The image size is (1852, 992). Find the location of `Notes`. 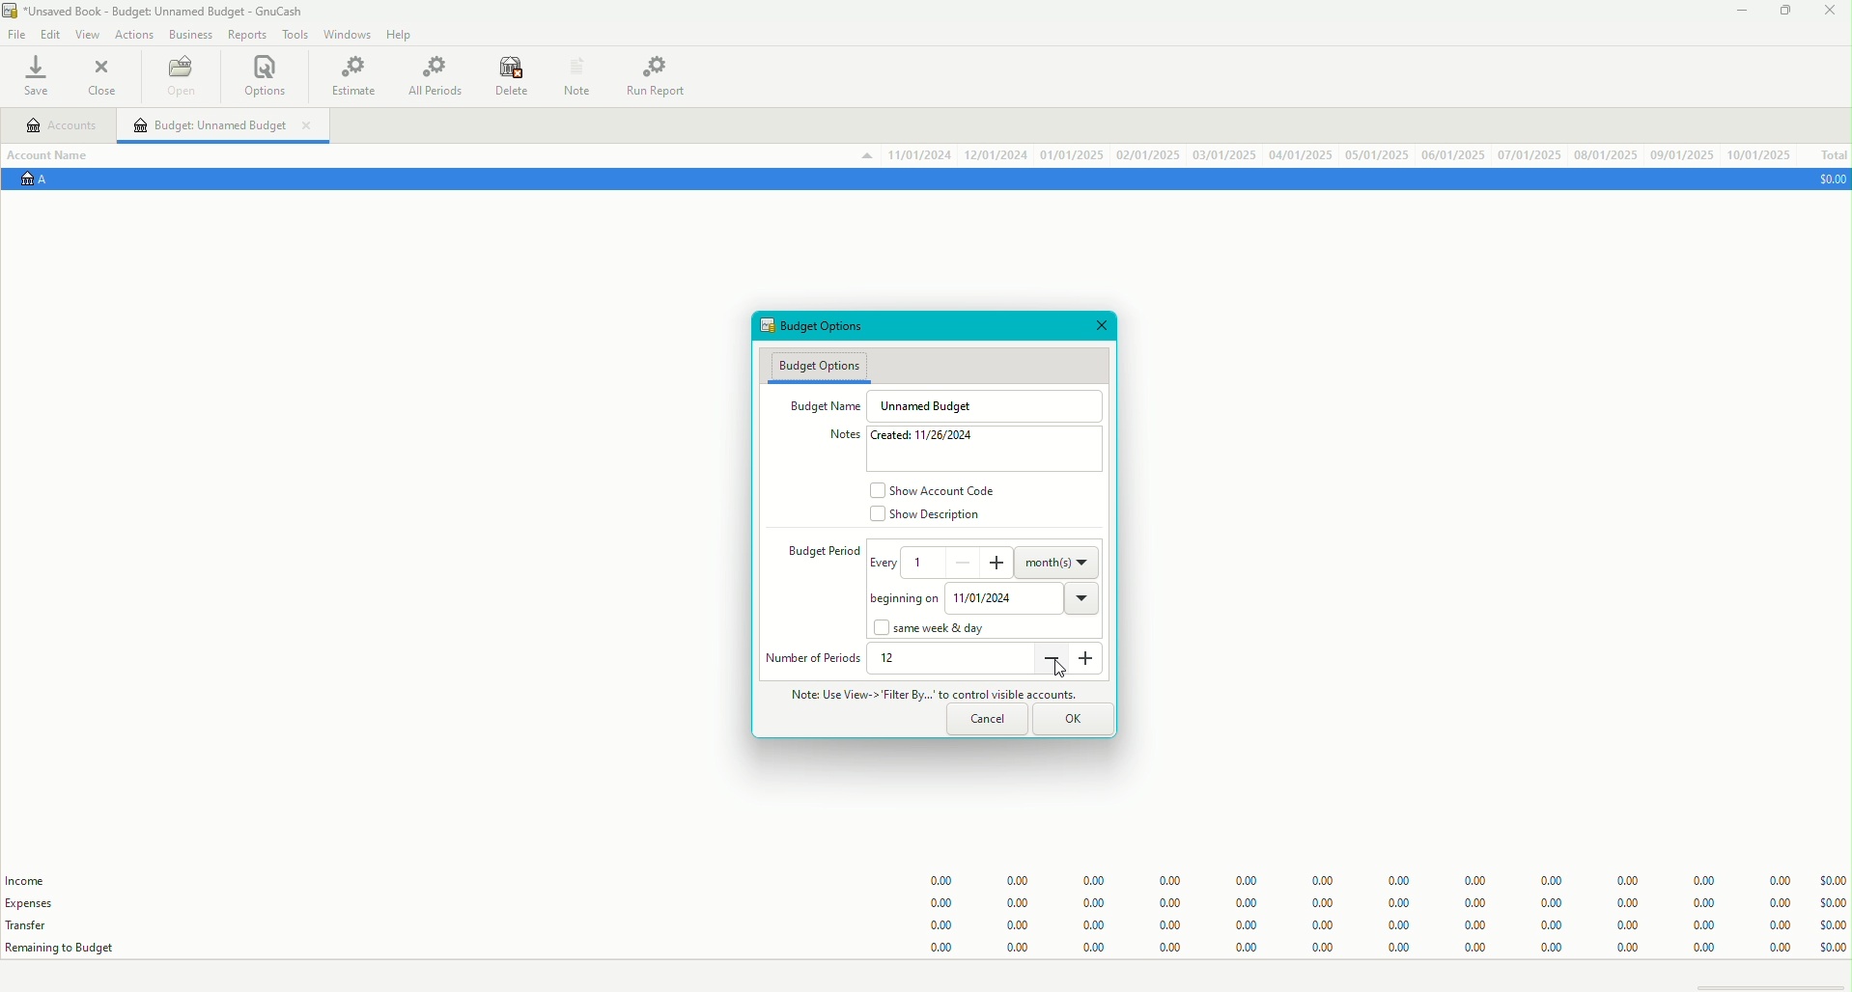

Notes is located at coordinates (837, 435).